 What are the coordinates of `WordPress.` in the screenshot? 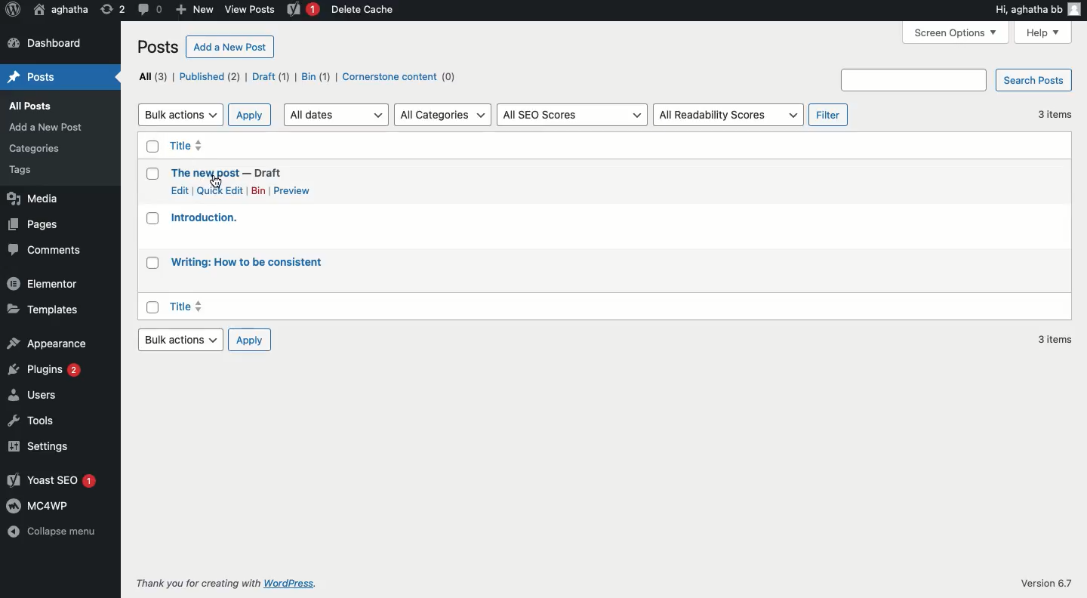 It's located at (291, 582).